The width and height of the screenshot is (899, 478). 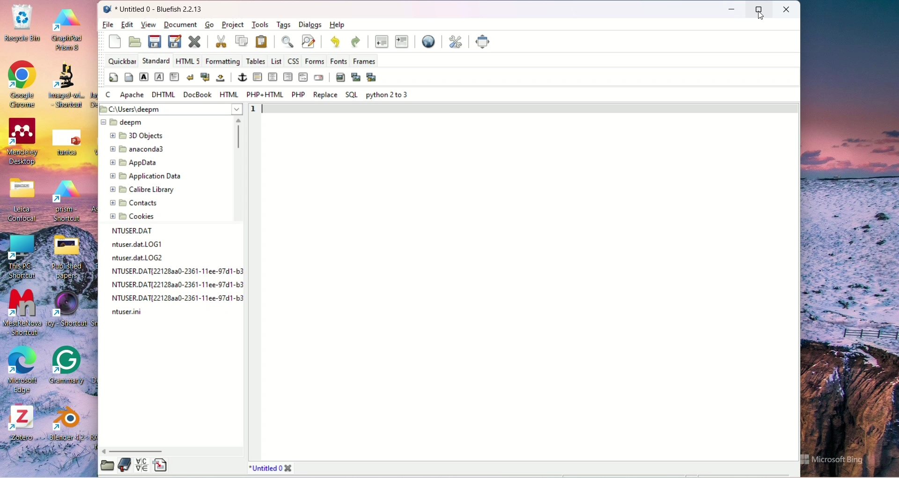 I want to click on cut, so click(x=221, y=41).